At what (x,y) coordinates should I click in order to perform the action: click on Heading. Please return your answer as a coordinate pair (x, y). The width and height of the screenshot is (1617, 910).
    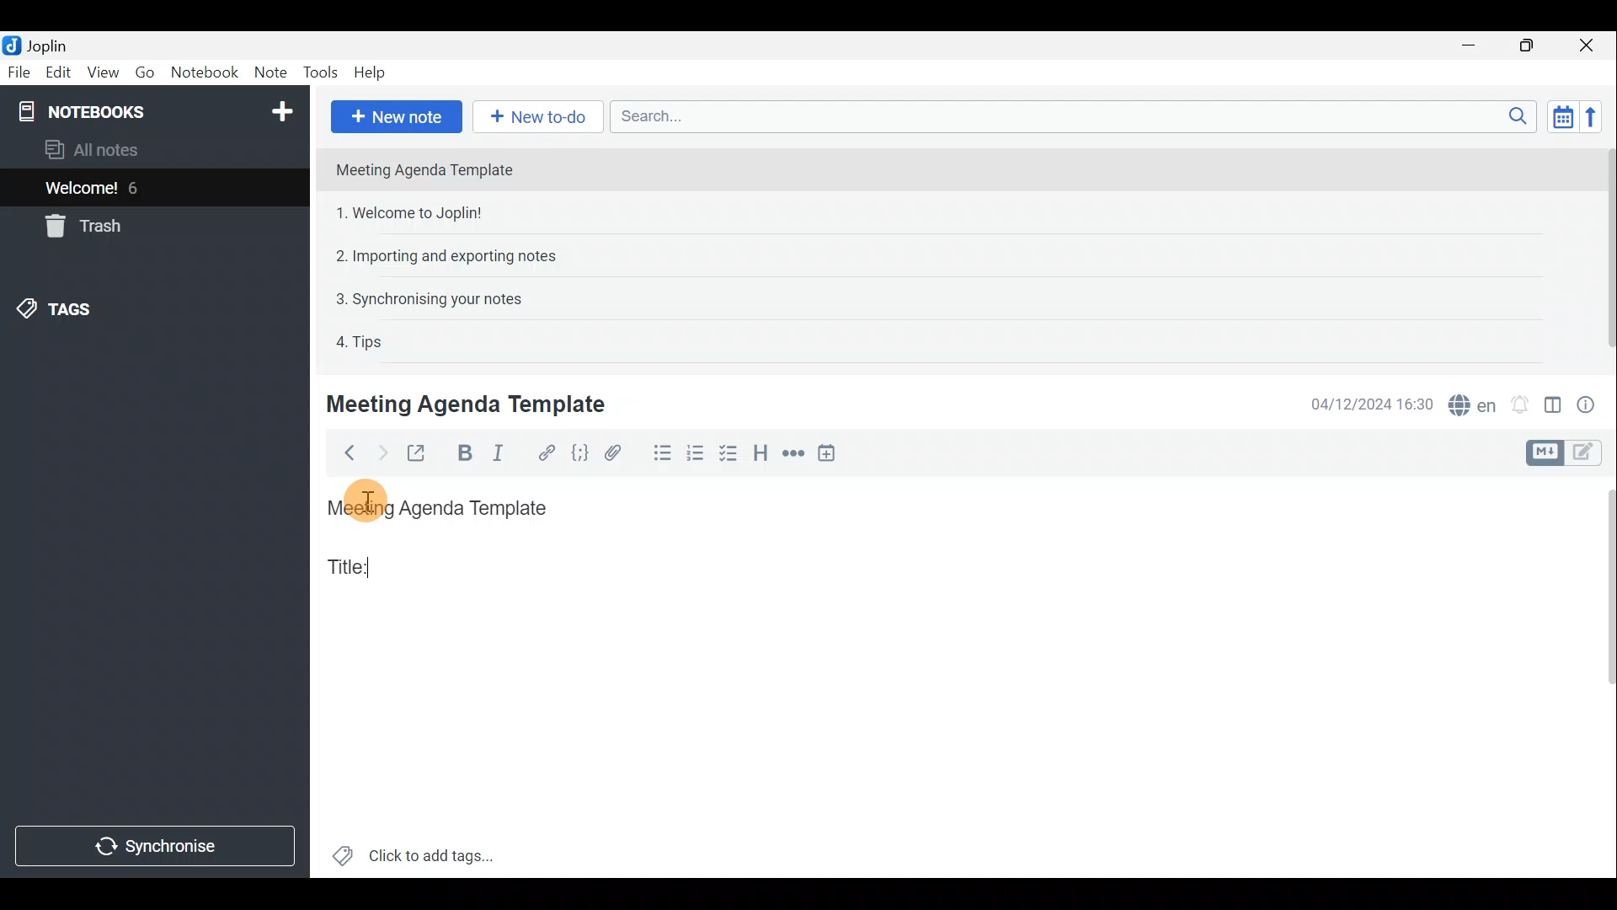
    Looking at the image, I should click on (760, 454).